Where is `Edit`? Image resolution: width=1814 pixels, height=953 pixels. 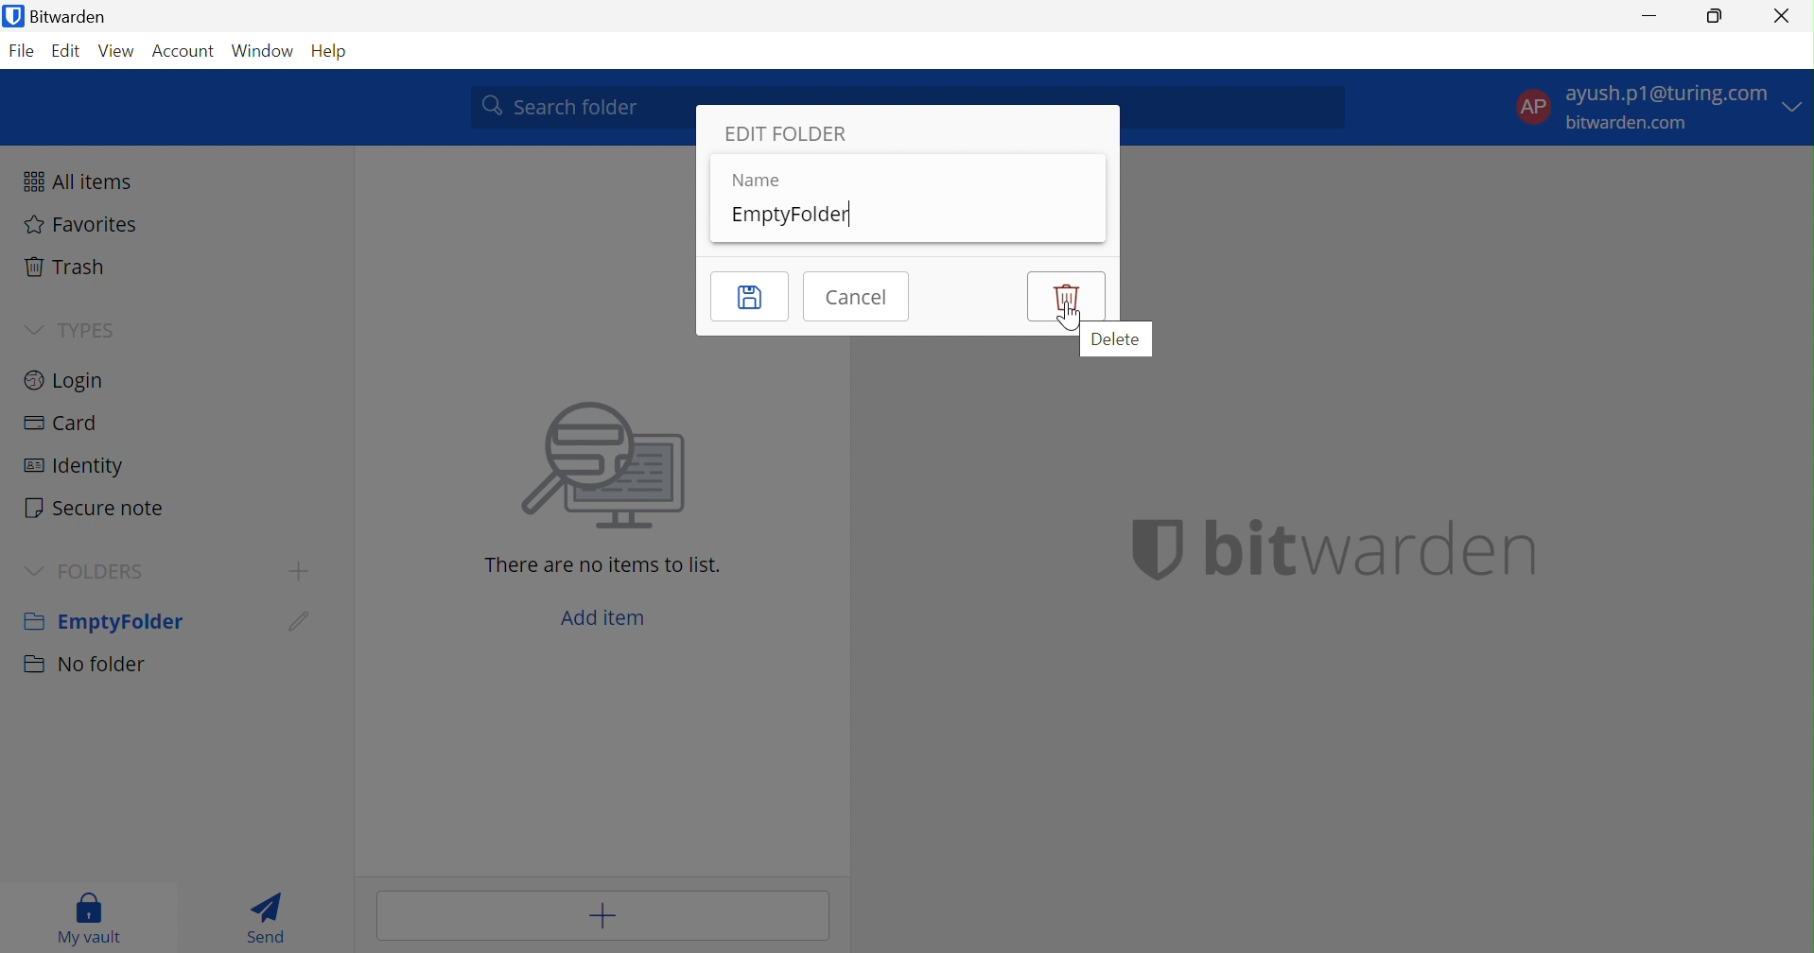
Edit is located at coordinates (67, 51).